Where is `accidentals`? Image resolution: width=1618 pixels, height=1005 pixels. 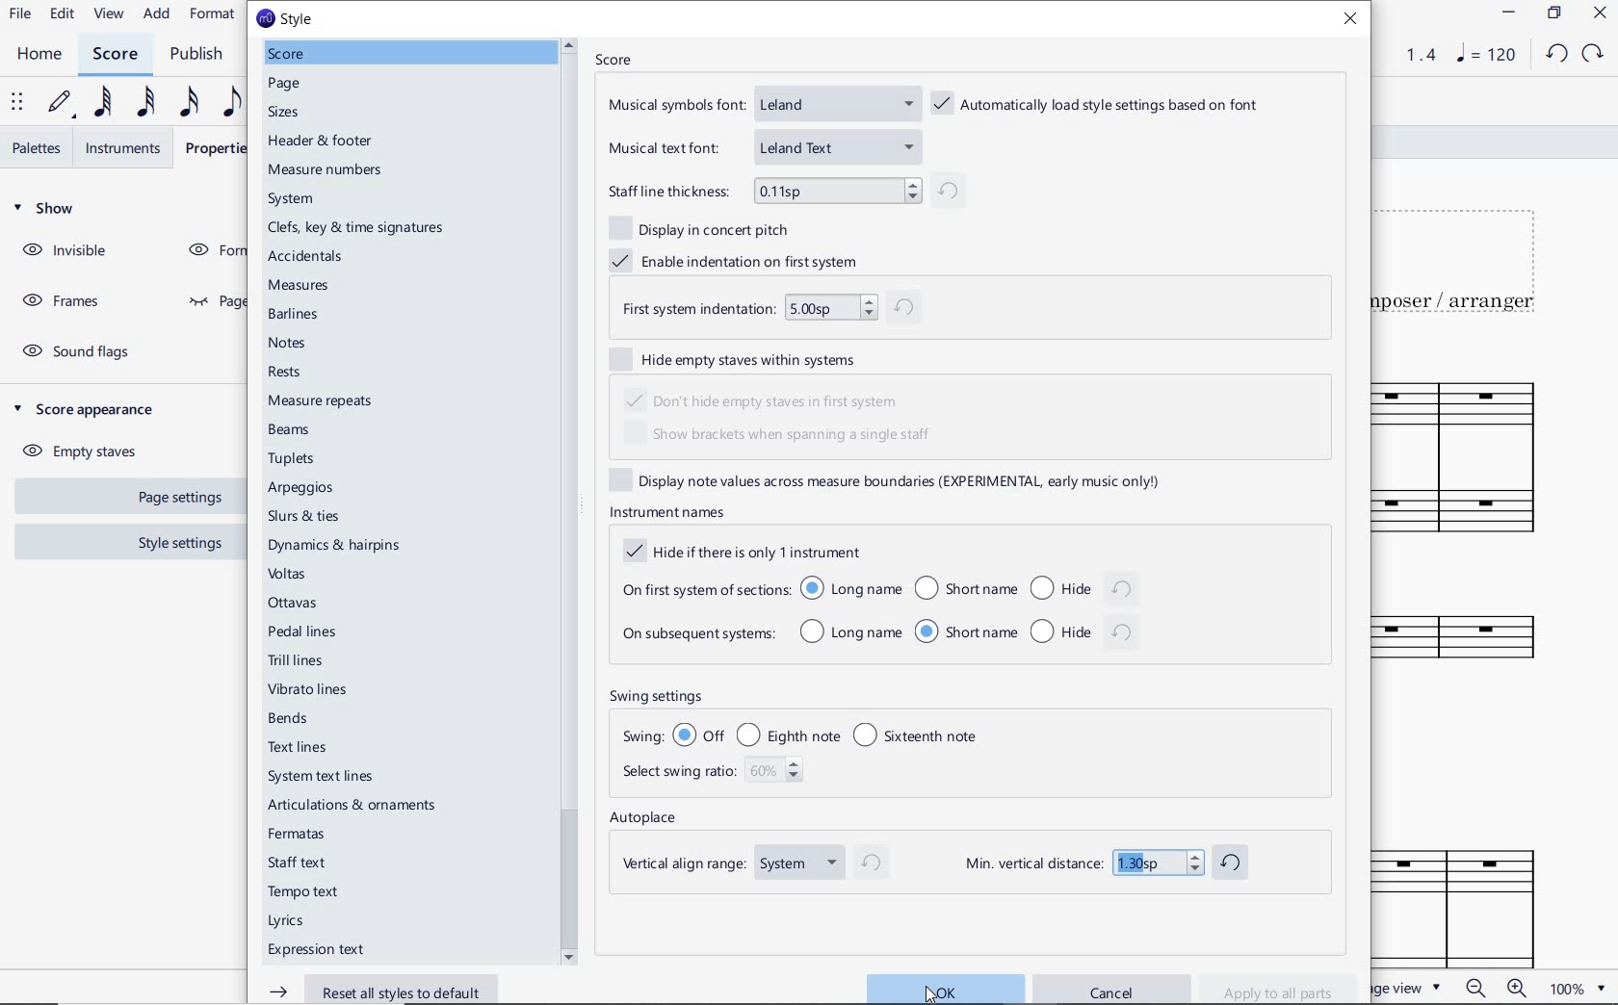
accidentals is located at coordinates (301, 256).